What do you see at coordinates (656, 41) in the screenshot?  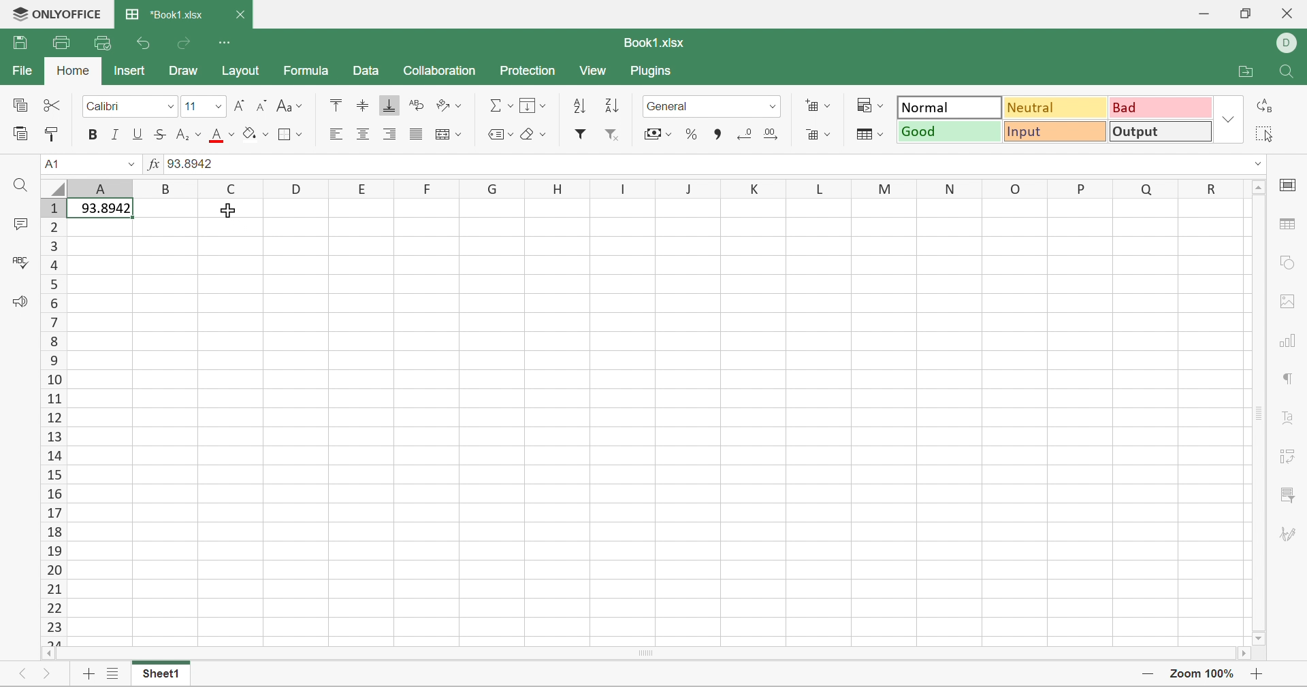 I see `Book1.xlsx` at bounding box center [656, 41].